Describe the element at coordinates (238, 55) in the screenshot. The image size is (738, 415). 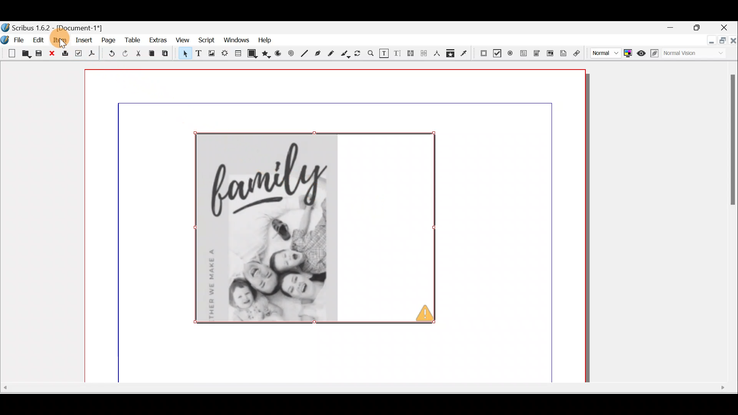
I see `Table` at that location.